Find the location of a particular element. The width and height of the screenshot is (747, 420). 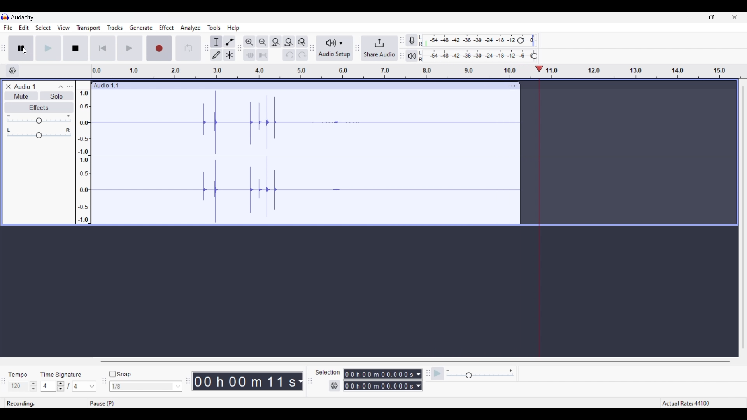

Title of current track record is located at coordinates (25, 86).